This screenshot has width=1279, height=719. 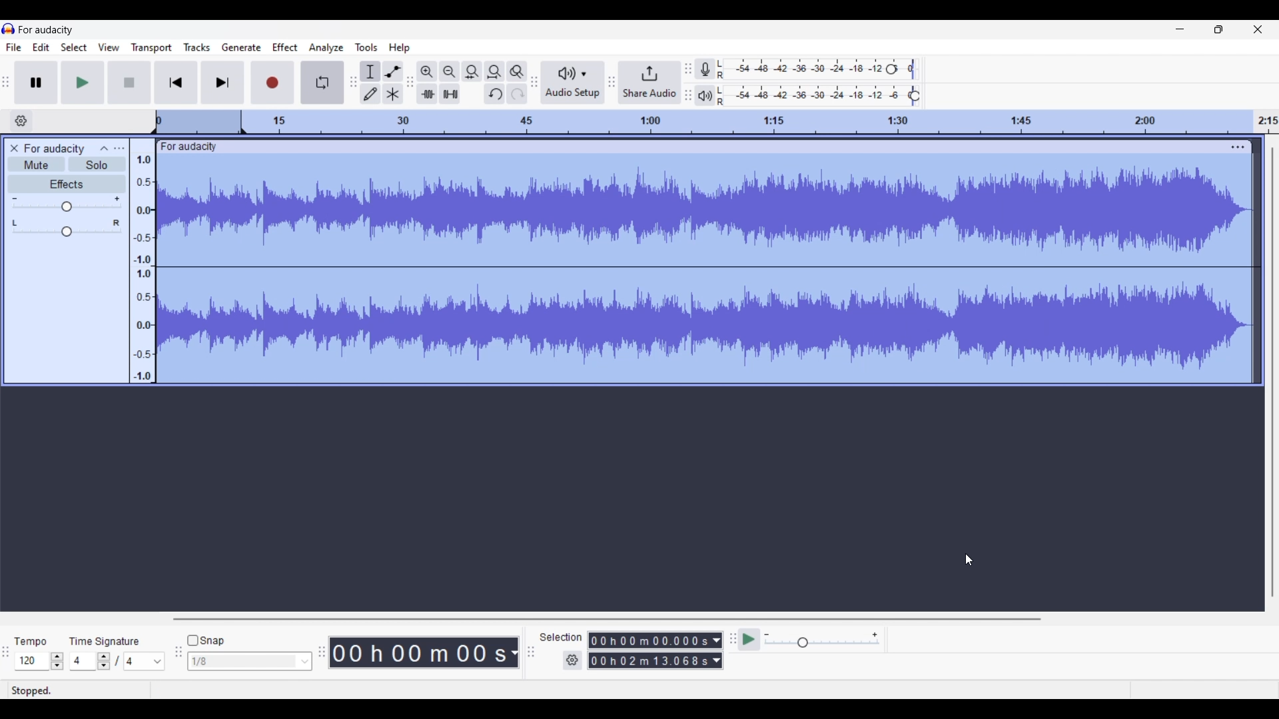 I want to click on Recording level, so click(x=803, y=69).